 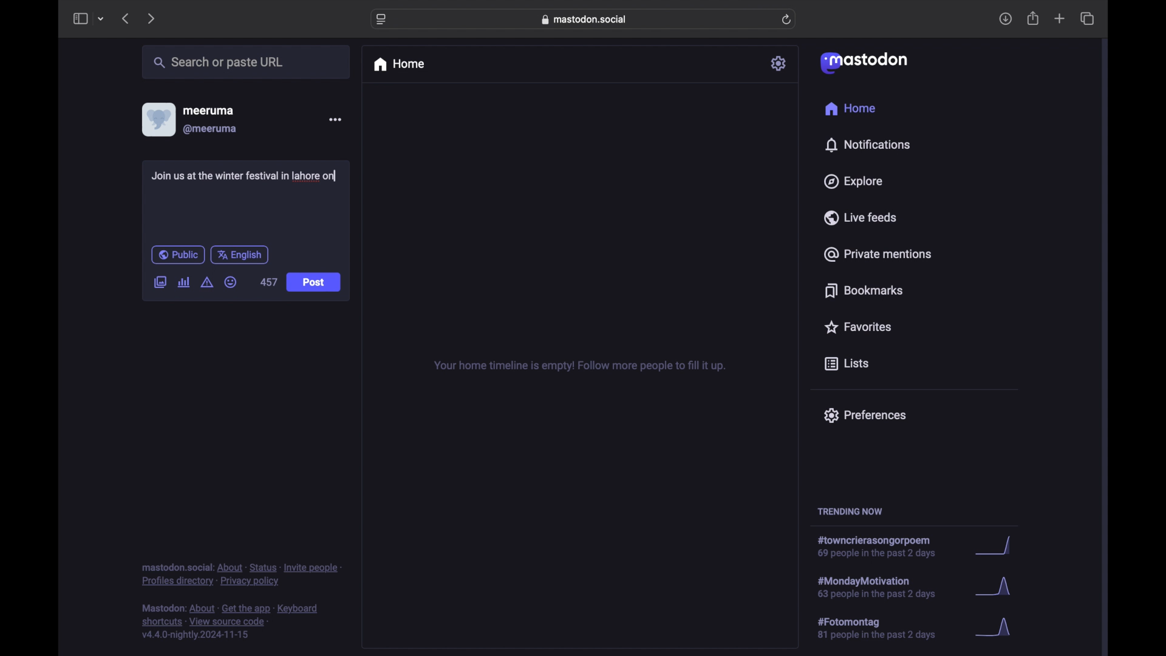 I want to click on notifications, so click(x=867, y=145).